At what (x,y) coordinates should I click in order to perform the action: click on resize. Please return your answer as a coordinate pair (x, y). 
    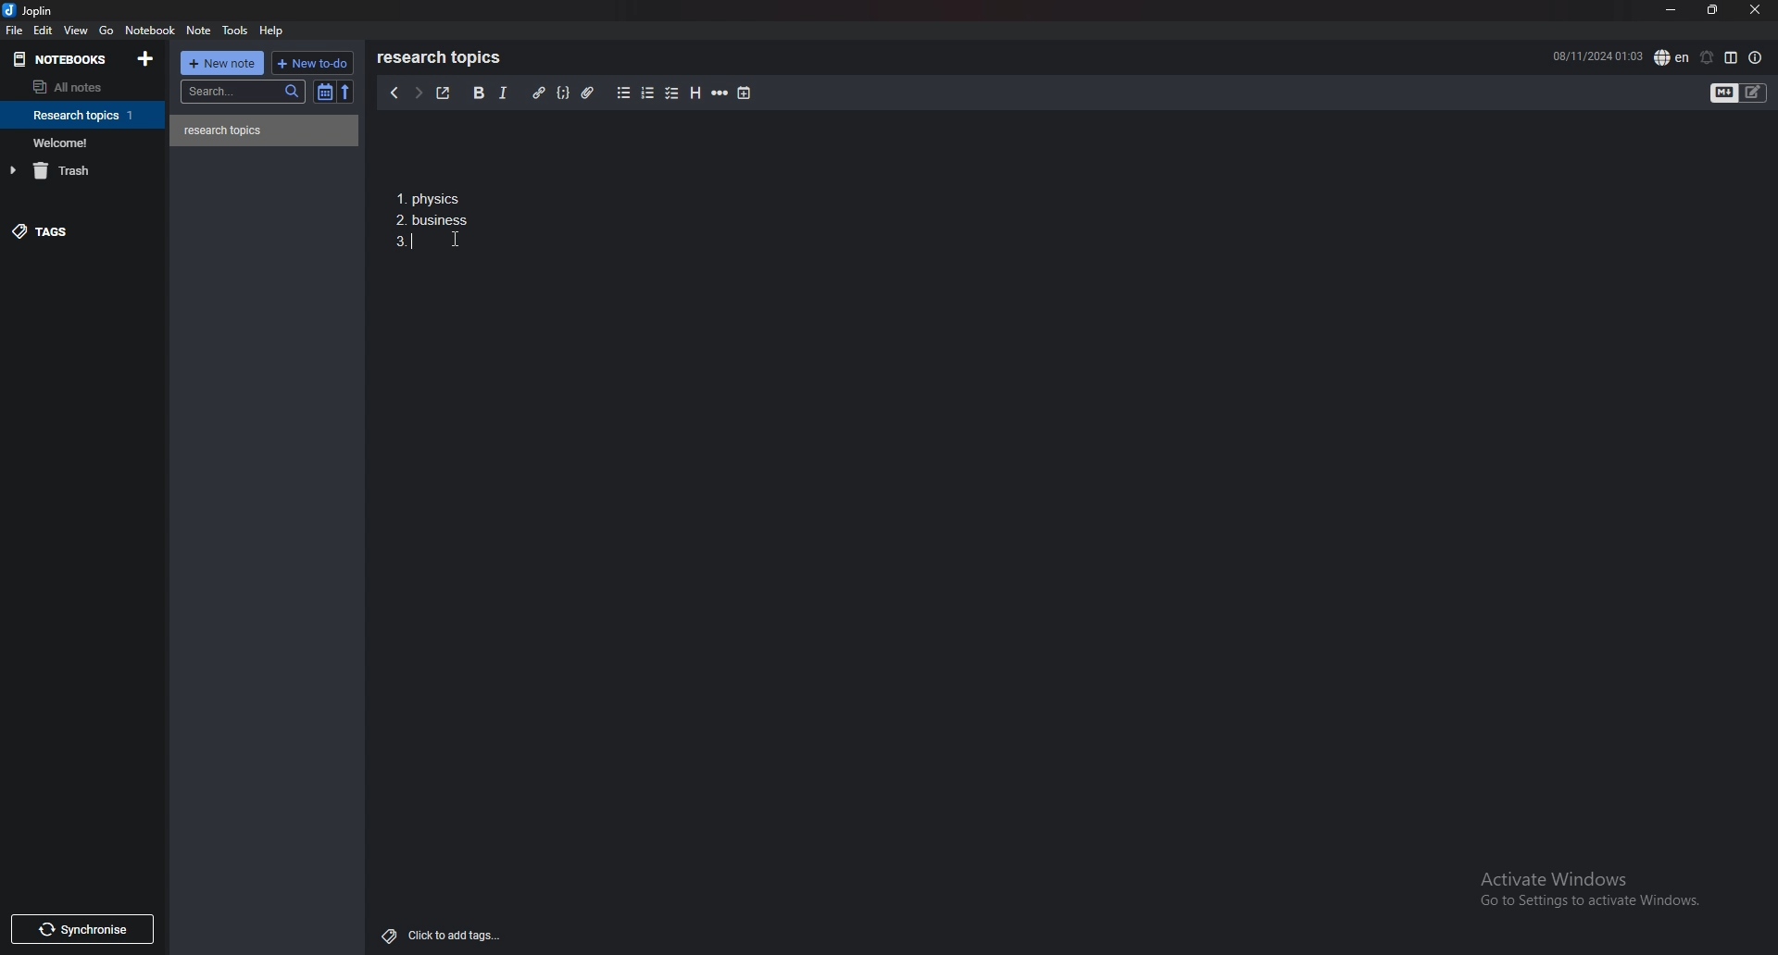
    Looking at the image, I should click on (1711, 9).